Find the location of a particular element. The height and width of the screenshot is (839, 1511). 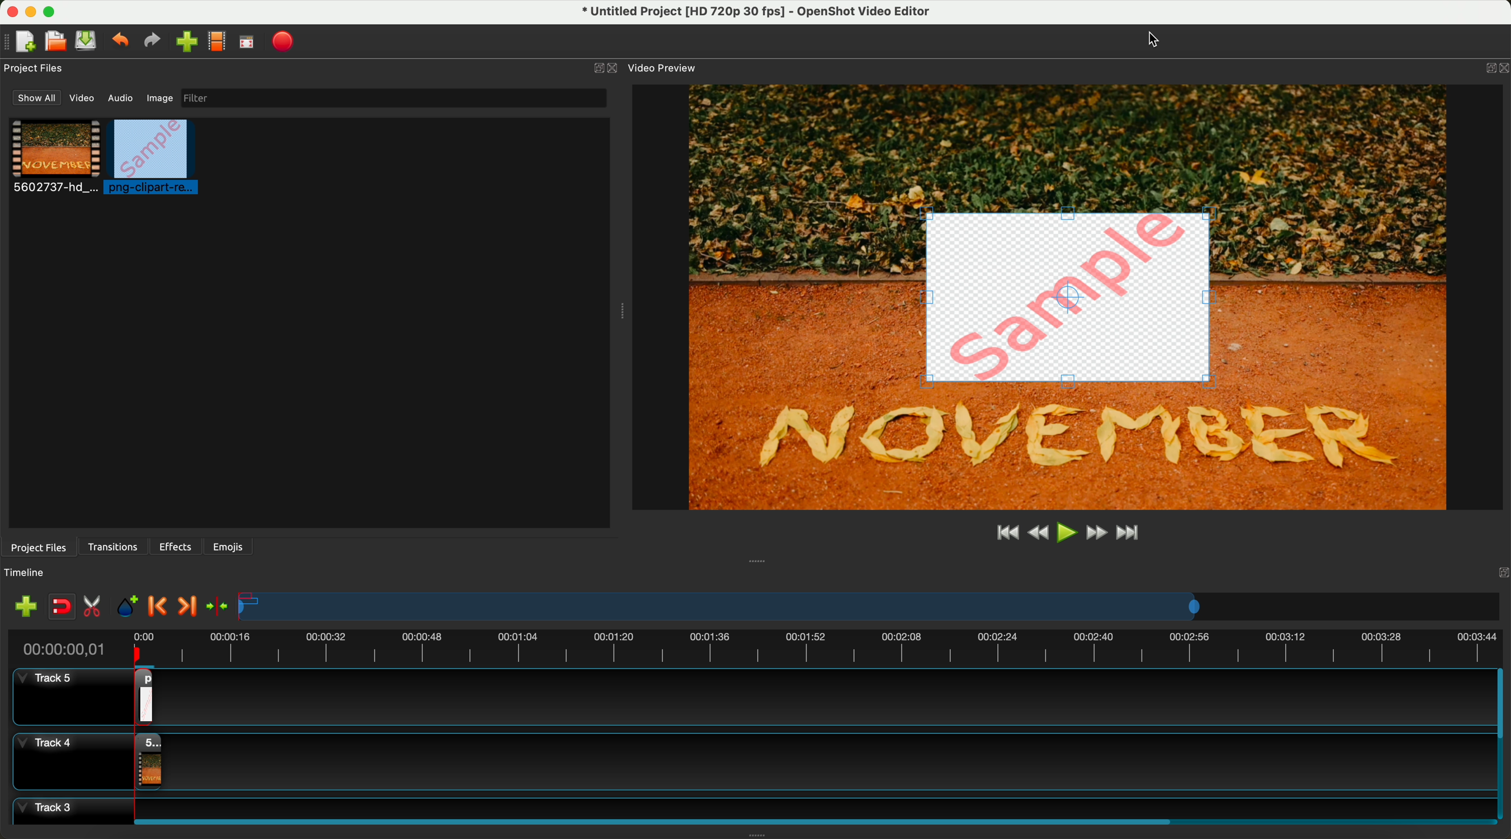

choose profile is located at coordinates (220, 43).